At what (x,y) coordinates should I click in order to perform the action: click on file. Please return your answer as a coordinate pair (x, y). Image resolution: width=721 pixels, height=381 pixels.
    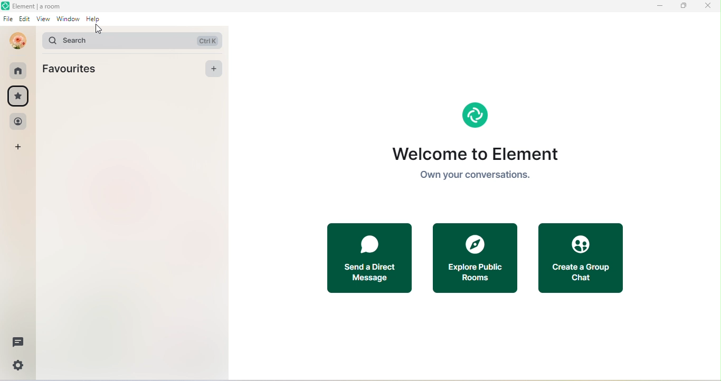
    Looking at the image, I should click on (8, 18).